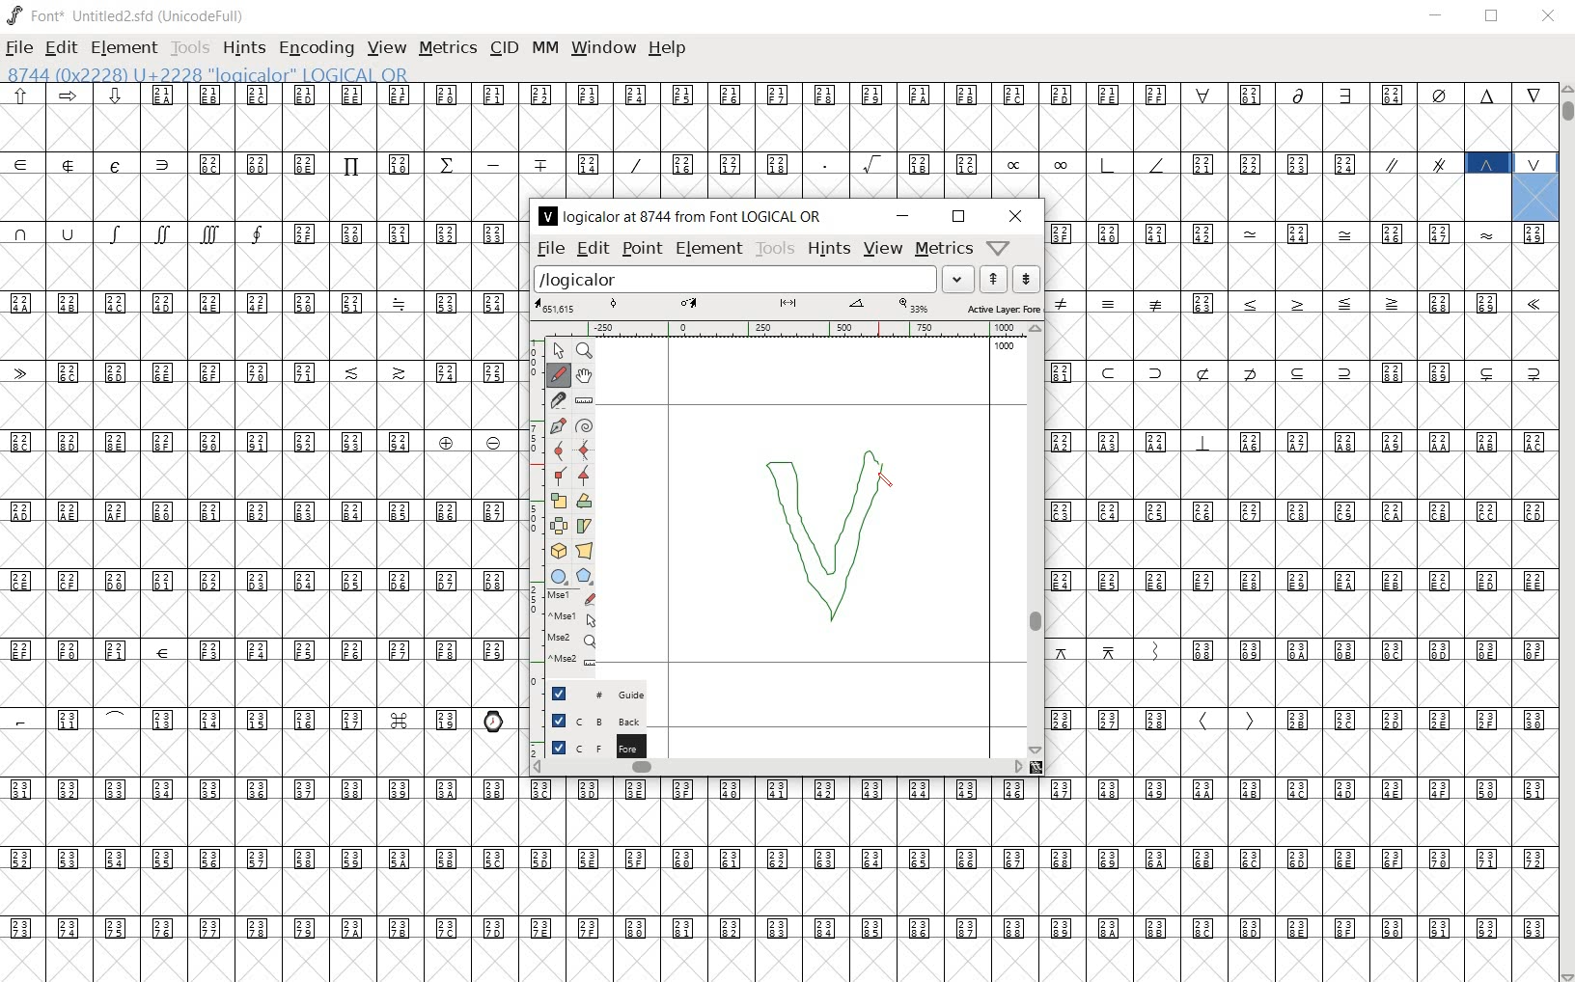  I want to click on file, so click(549, 248).